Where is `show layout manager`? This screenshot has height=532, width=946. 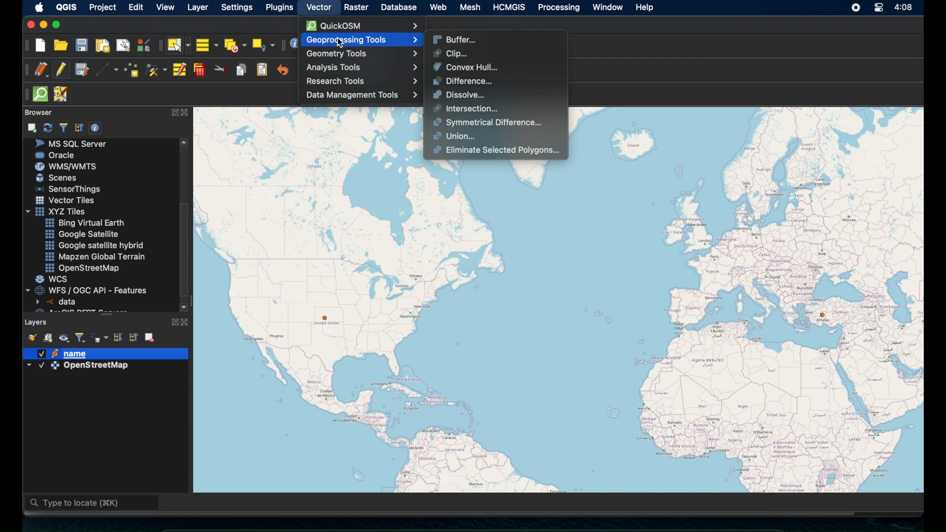
show layout manager is located at coordinates (125, 46).